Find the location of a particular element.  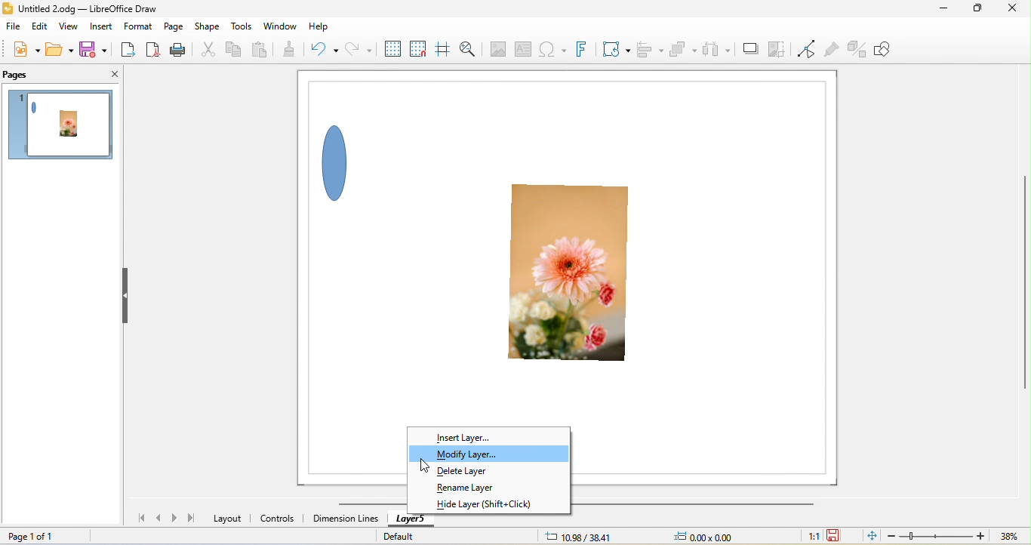

open is located at coordinates (57, 49).